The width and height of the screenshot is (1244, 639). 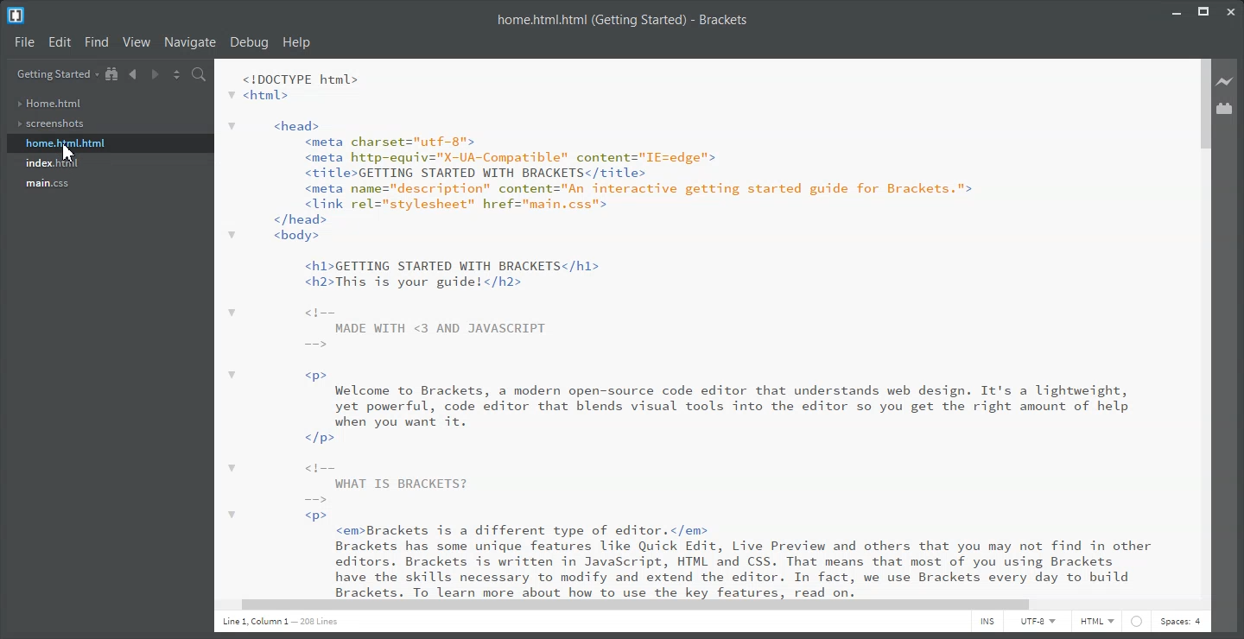 I want to click on Find, so click(x=98, y=41).